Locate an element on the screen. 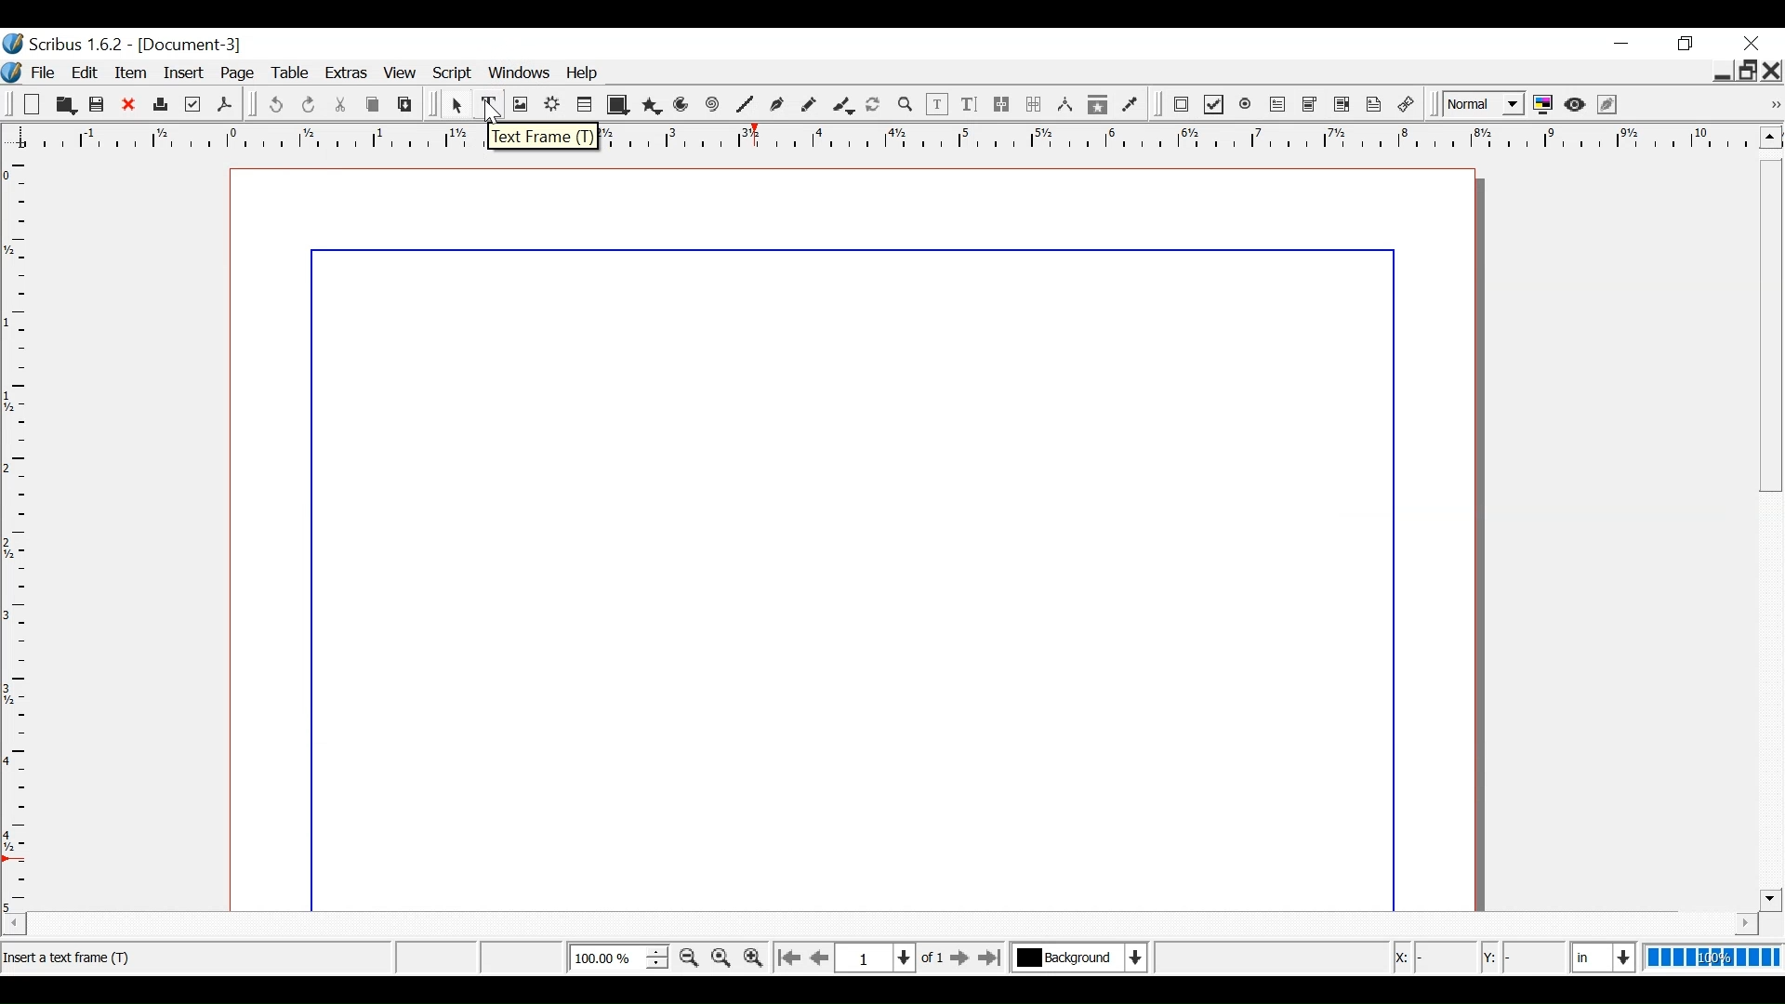 The height and width of the screenshot is (1004, 1785). Caligraphic line is located at coordinates (844, 107).